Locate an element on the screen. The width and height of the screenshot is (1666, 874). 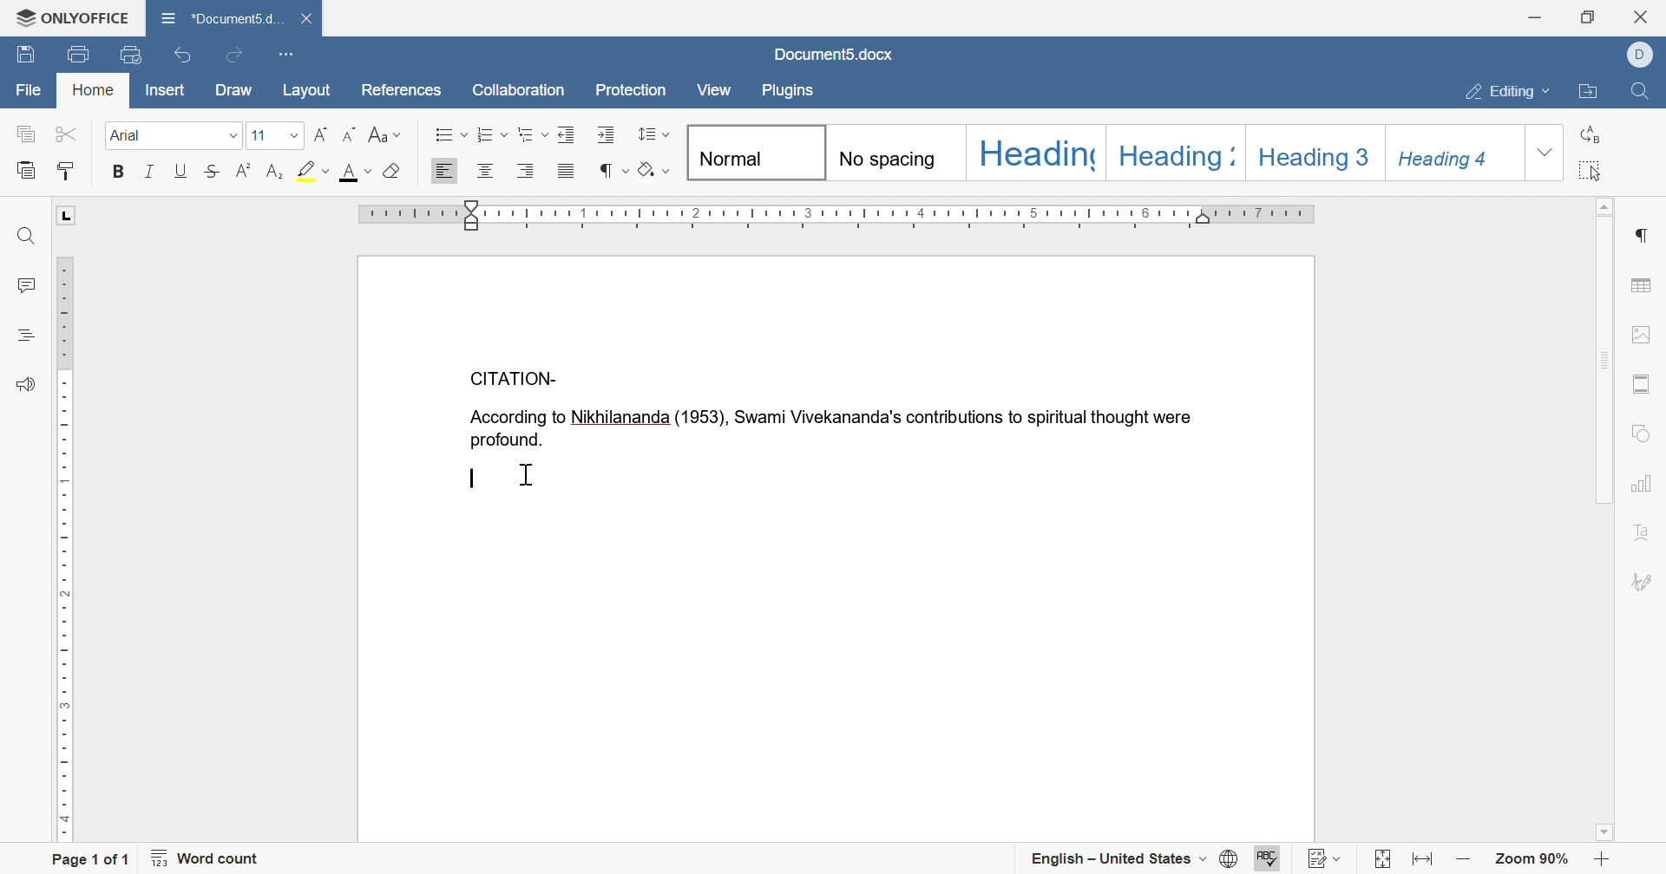
clear style is located at coordinates (393, 172).